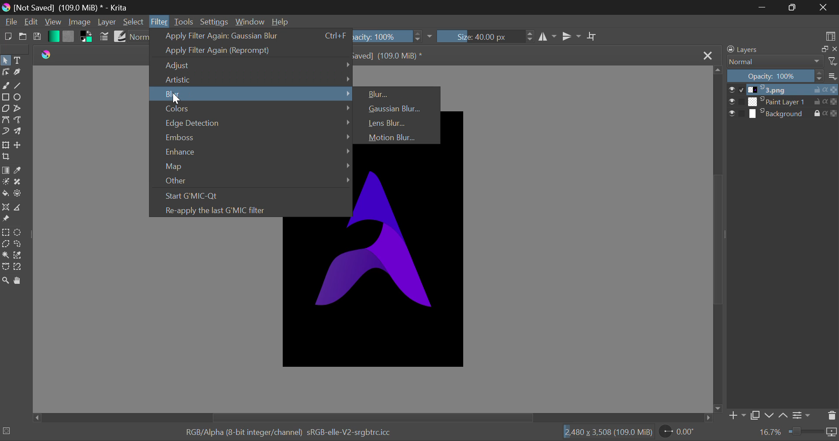 Image resolution: width=839 pixels, height=441 pixels. Describe the element at coordinates (184, 22) in the screenshot. I see `Tools` at that location.